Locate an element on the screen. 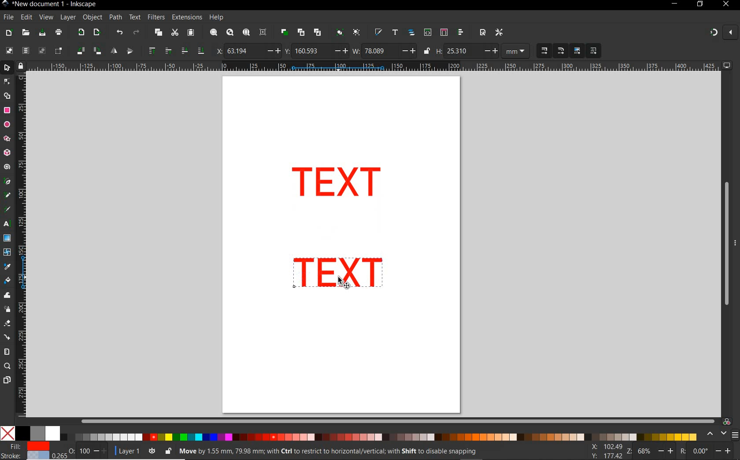 This screenshot has height=460, width=740. scrollbar is located at coordinates (725, 244).